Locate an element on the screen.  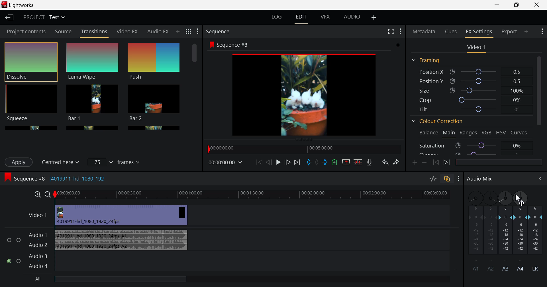
Position X is located at coordinates (471, 71).